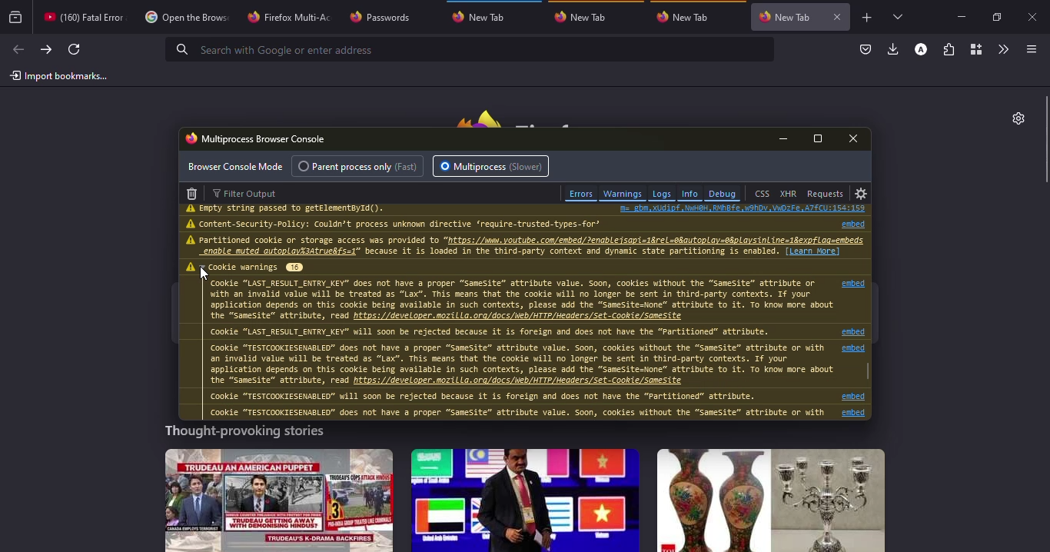  What do you see at coordinates (920, 49) in the screenshot?
I see `profile` at bounding box center [920, 49].